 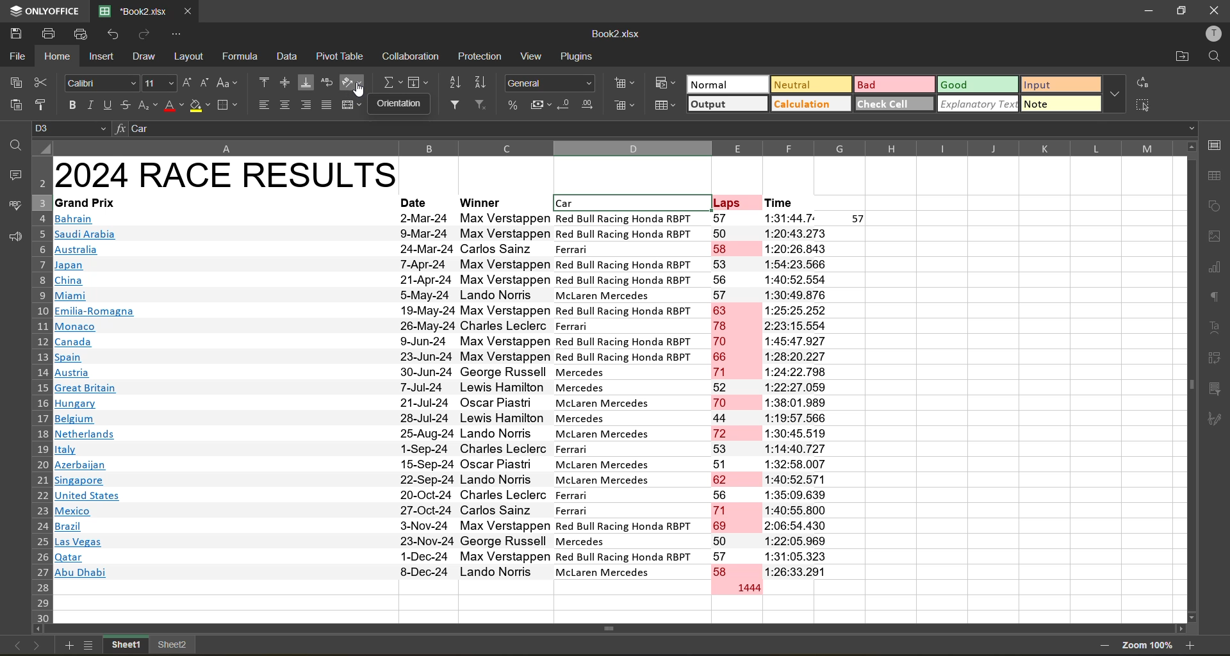 What do you see at coordinates (412, 57) in the screenshot?
I see `calculation` at bounding box center [412, 57].